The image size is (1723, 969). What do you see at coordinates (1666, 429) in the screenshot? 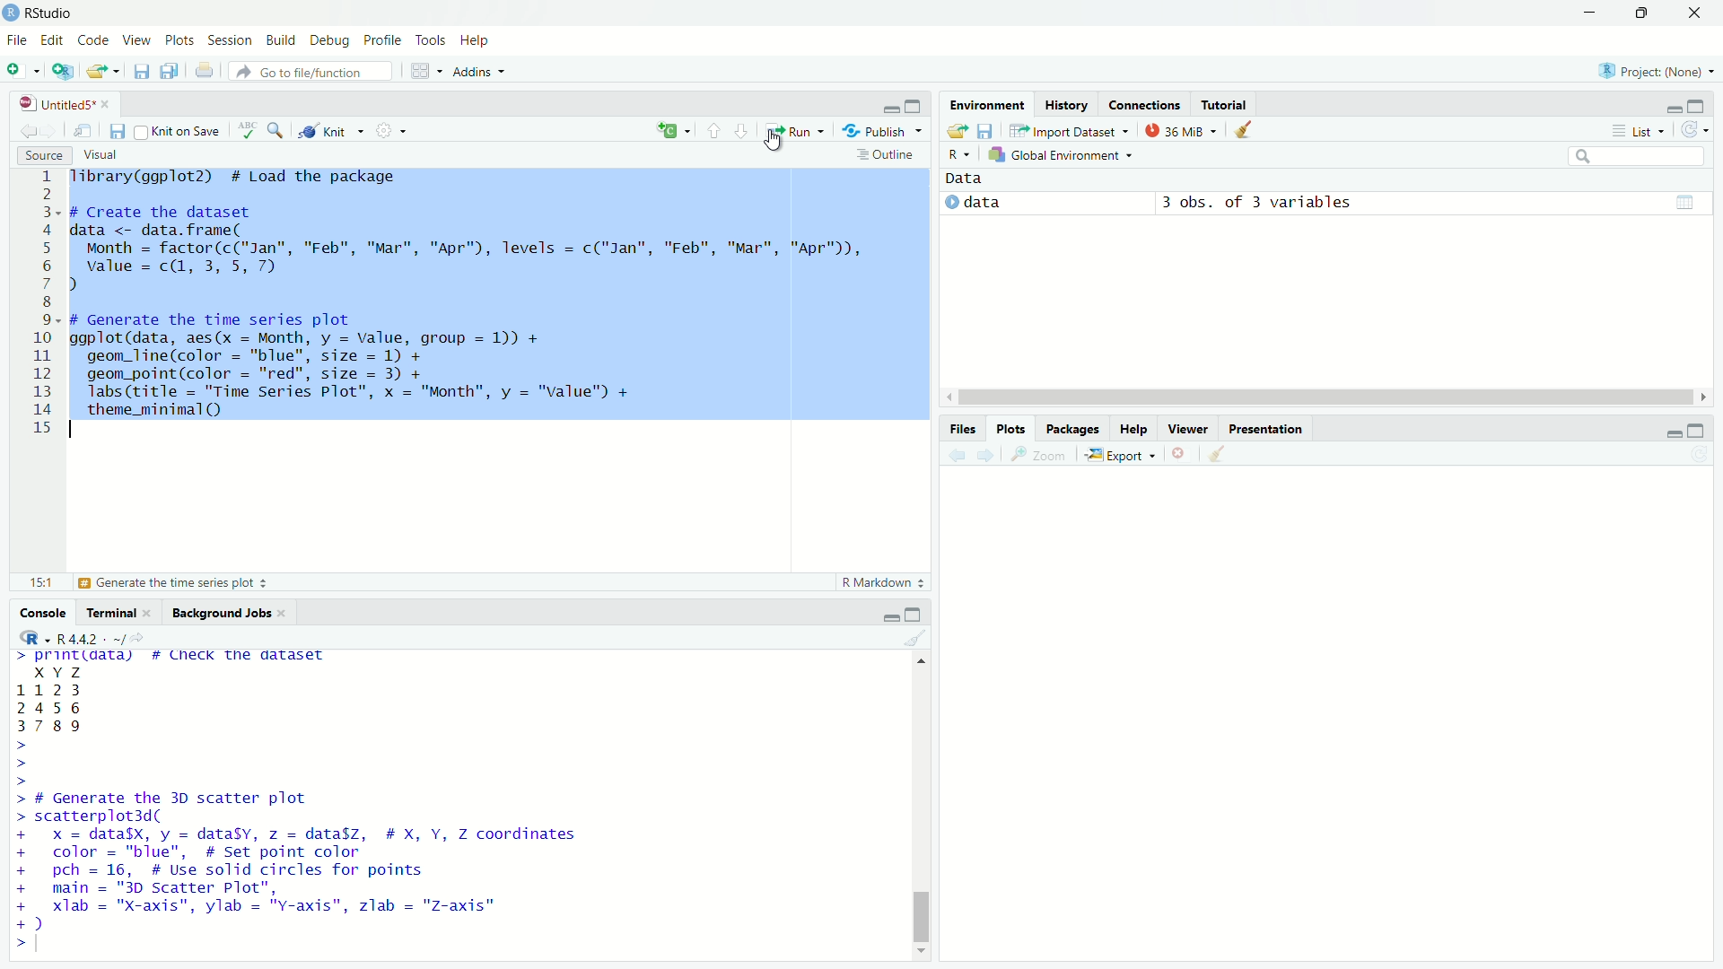
I see `minimize` at bounding box center [1666, 429].